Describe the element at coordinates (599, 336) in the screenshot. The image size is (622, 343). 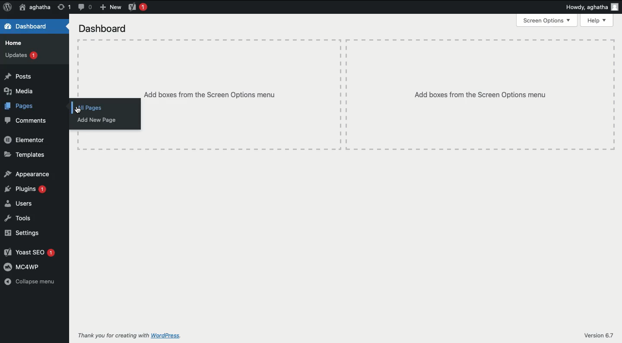
I see `Version 6.7` at that location.